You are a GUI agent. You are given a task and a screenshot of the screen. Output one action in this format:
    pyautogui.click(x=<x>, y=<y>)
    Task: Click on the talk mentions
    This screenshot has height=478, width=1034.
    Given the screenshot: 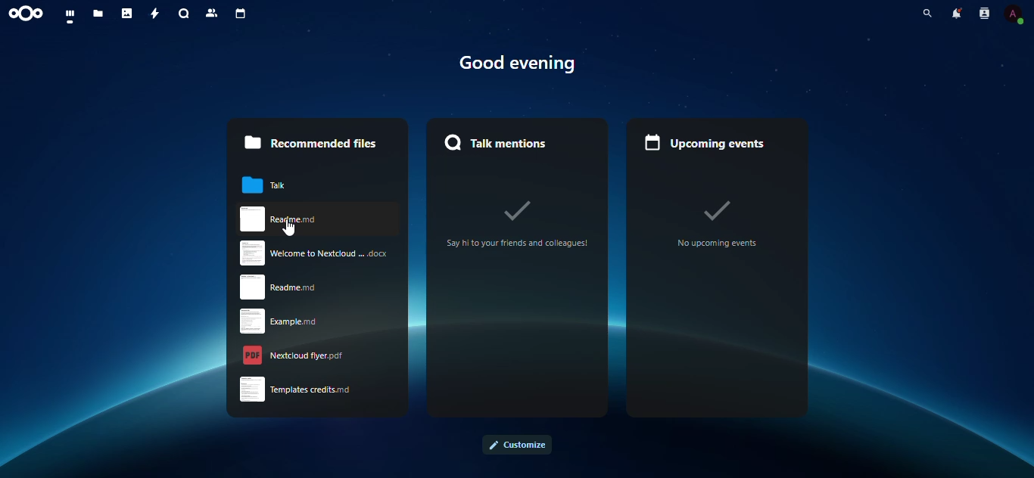 What is the action you would take?
    pyautogui.click(x=505, y=141)
    